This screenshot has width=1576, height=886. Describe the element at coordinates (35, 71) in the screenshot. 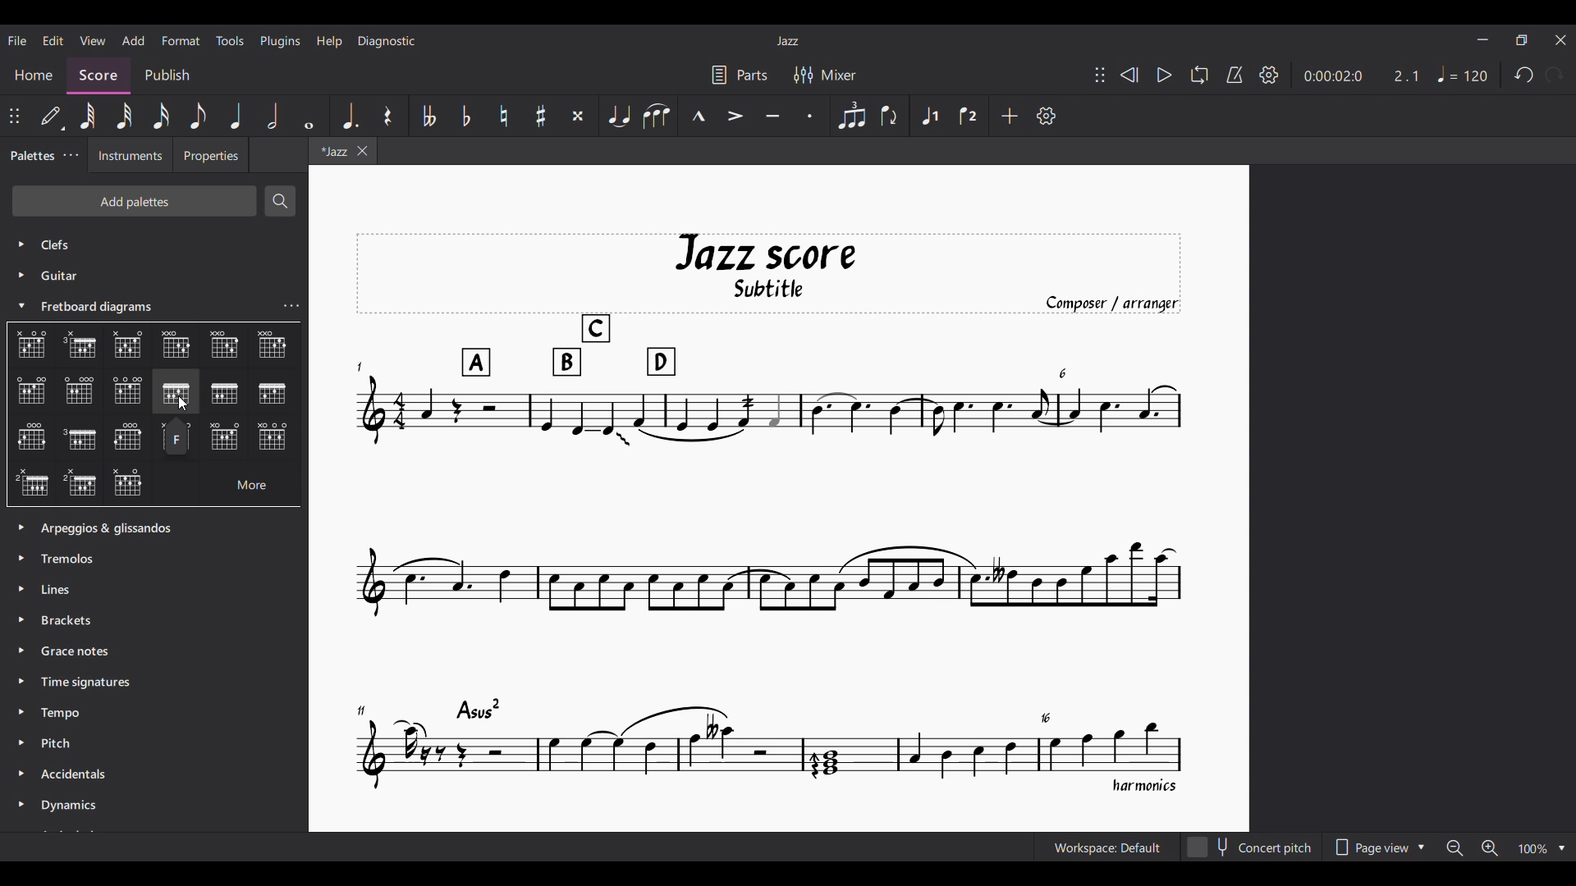

I see `Home` at that location.